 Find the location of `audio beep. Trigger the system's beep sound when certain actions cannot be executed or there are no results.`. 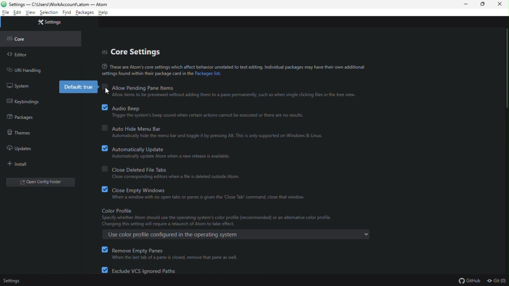

audio beep. Trigger the system's beep sound when certain actions cannot be executed or there are no results. is located at coordinates (202, 112).